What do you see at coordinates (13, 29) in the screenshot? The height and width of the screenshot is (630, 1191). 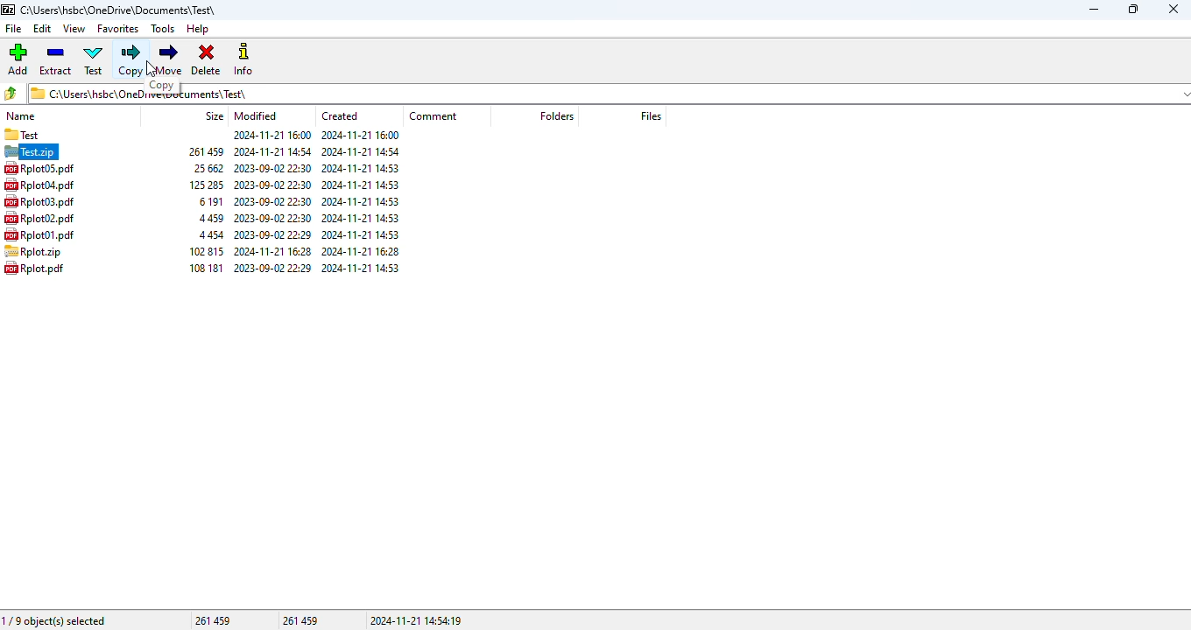 I see `file` at bounding box center [13, 29].